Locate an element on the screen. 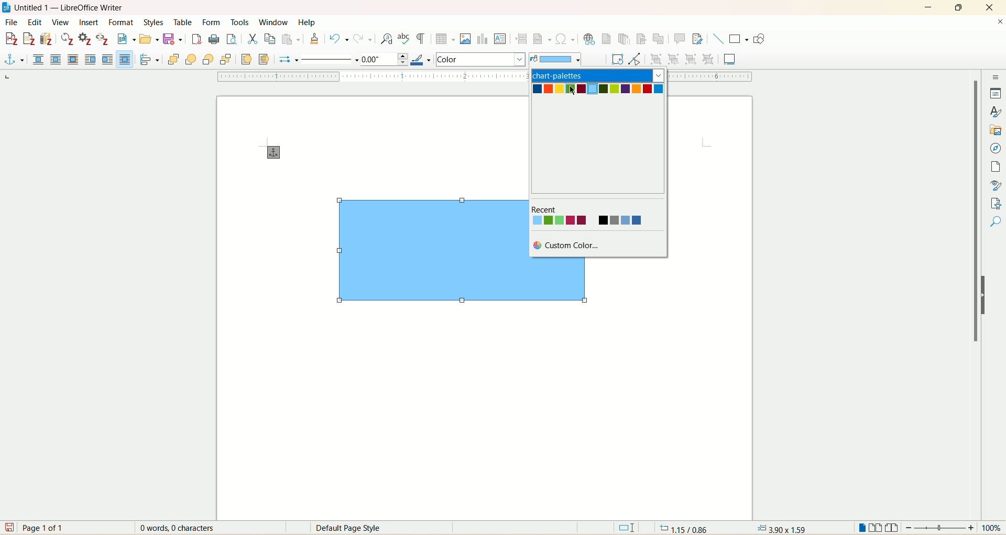 The image size is (1006, 535). document preferences is located at coordinates (84, 39).